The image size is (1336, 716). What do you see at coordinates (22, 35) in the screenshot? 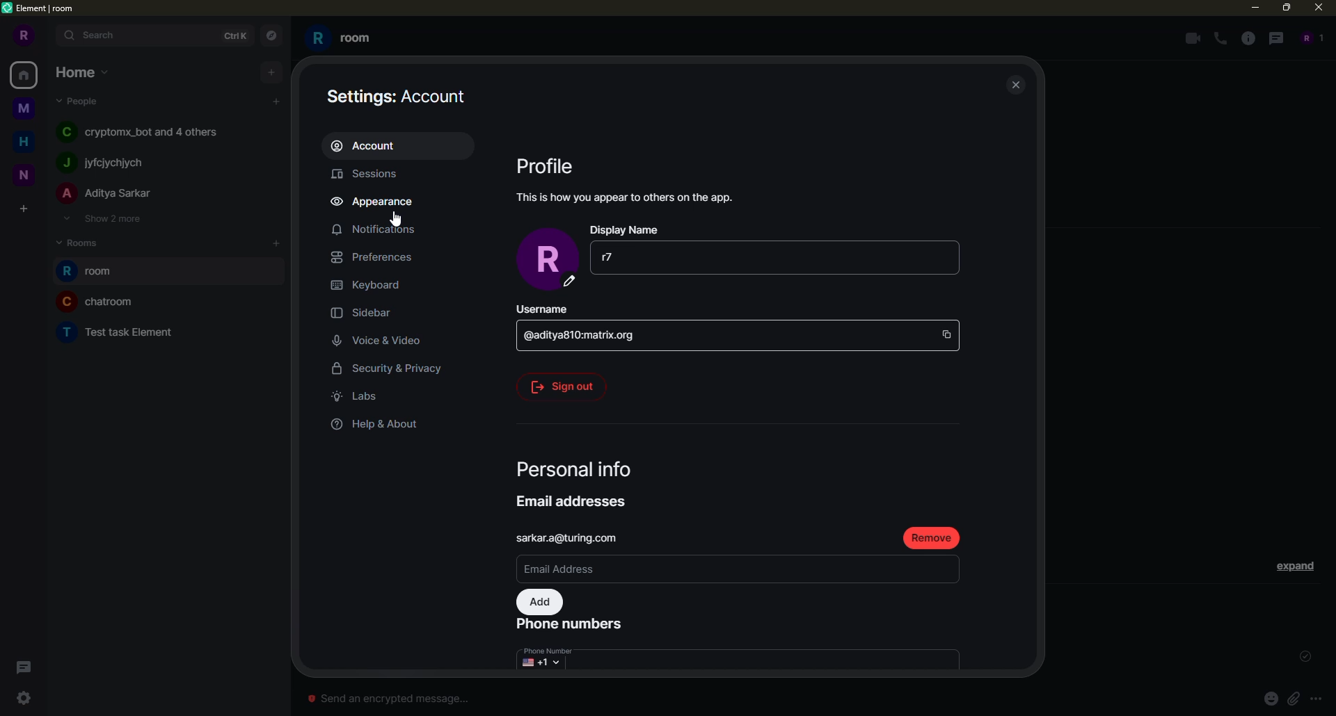
I see `profile` at bounding box center [22, 35].